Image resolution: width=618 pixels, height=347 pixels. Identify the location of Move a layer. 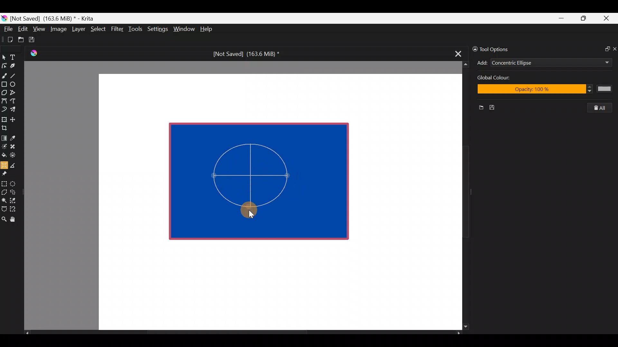
(15, 119).